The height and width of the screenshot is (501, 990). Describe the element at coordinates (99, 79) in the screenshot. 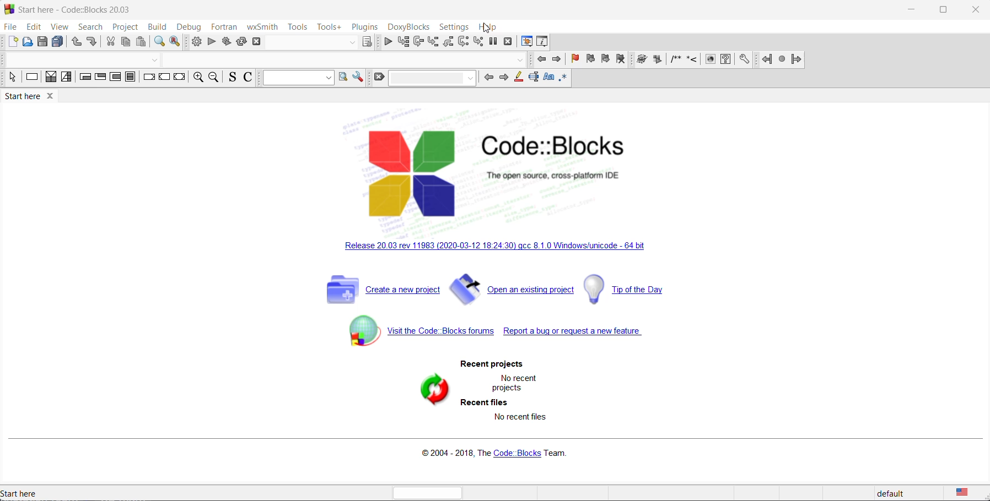

I see `exit condition loop` at that location.